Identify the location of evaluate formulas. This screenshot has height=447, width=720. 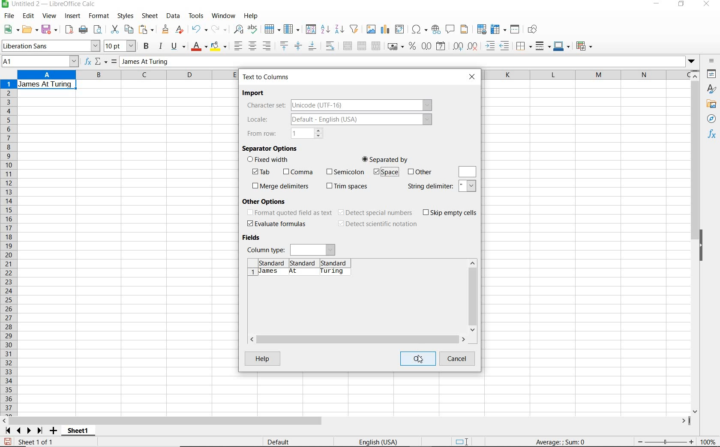
(277, 224).